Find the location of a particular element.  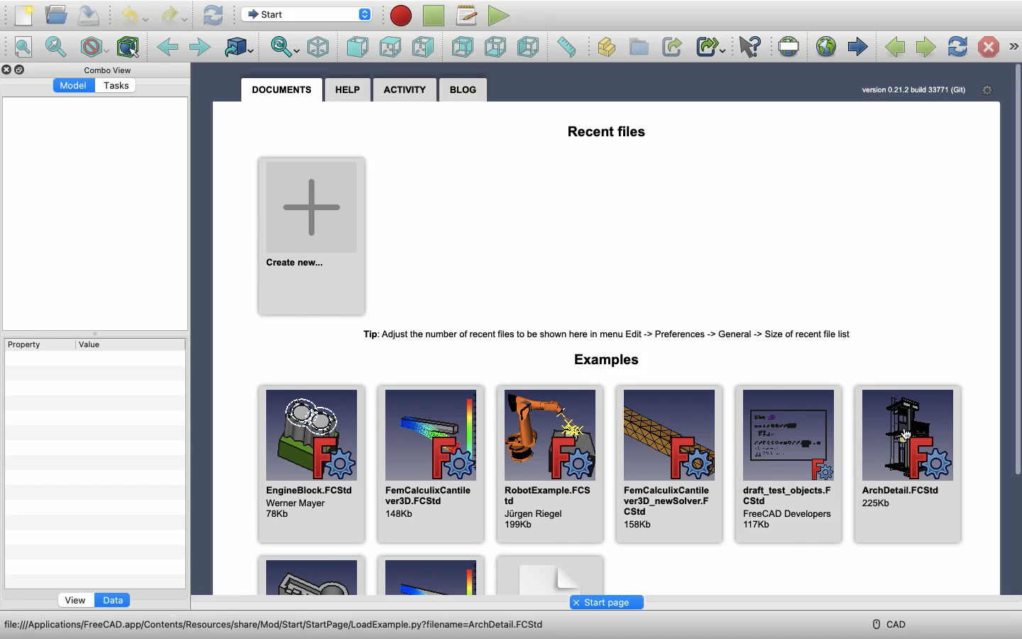

Macros is located at coordinates (467, 15).